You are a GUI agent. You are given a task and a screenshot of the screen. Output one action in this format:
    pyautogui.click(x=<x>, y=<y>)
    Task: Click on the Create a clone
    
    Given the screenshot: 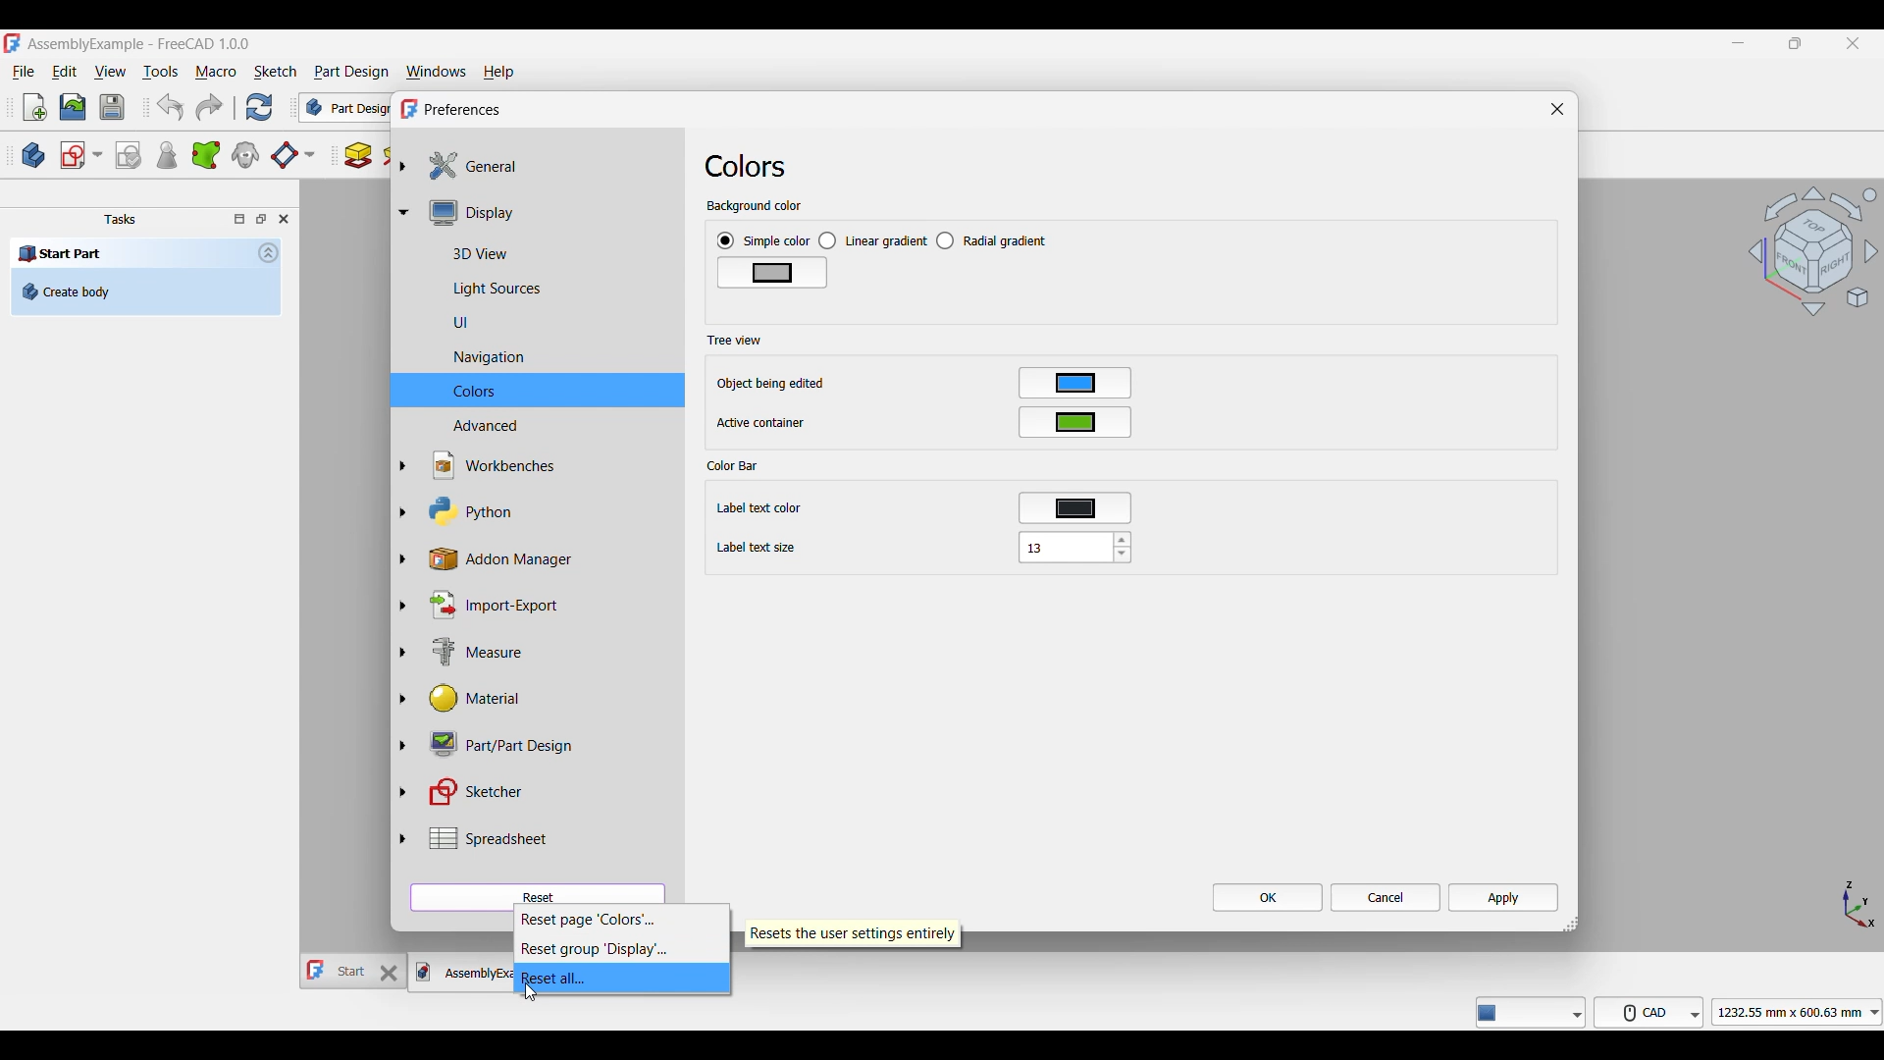 What is the action you would take?
    pyautogui.click(x=244, y=155)
    